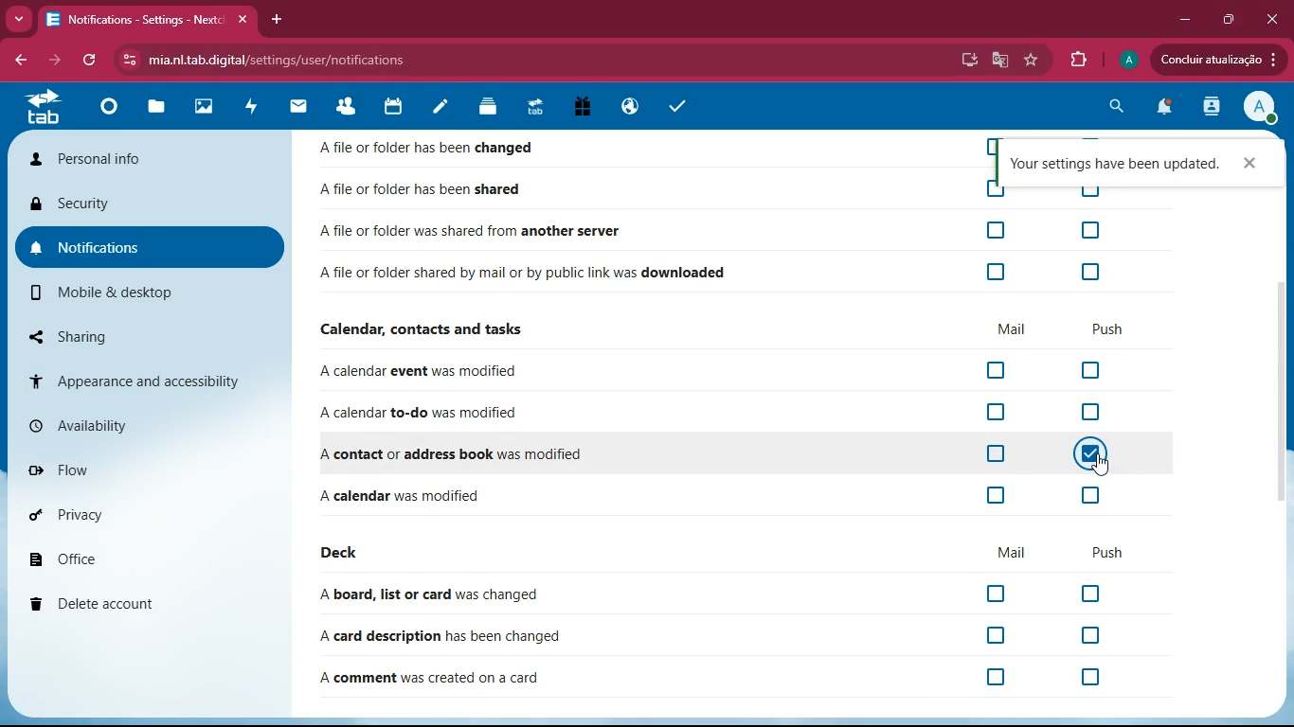  What do you see at coordinates (93, 61) in the screenshot?
I see `refresh` at bounding box center [93, 61].